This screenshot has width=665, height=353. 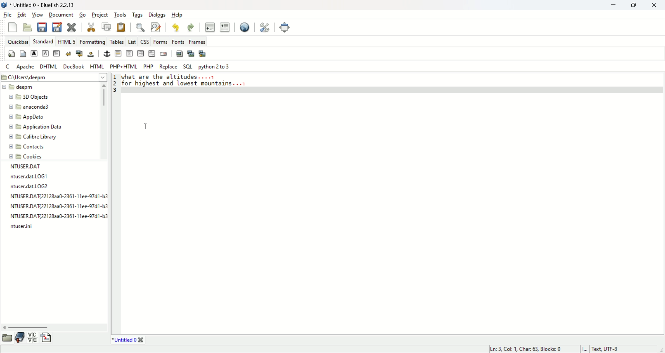 I want to click on text, UTF-8, so click(x=610, y=349).